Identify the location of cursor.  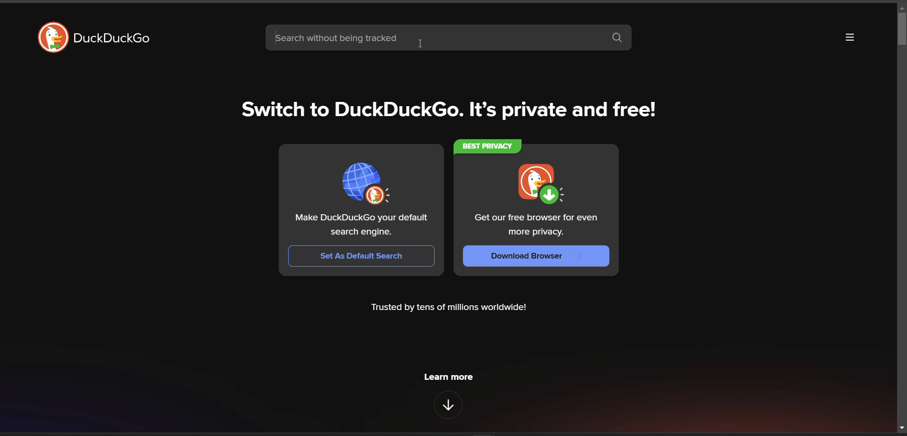
(421, 43).